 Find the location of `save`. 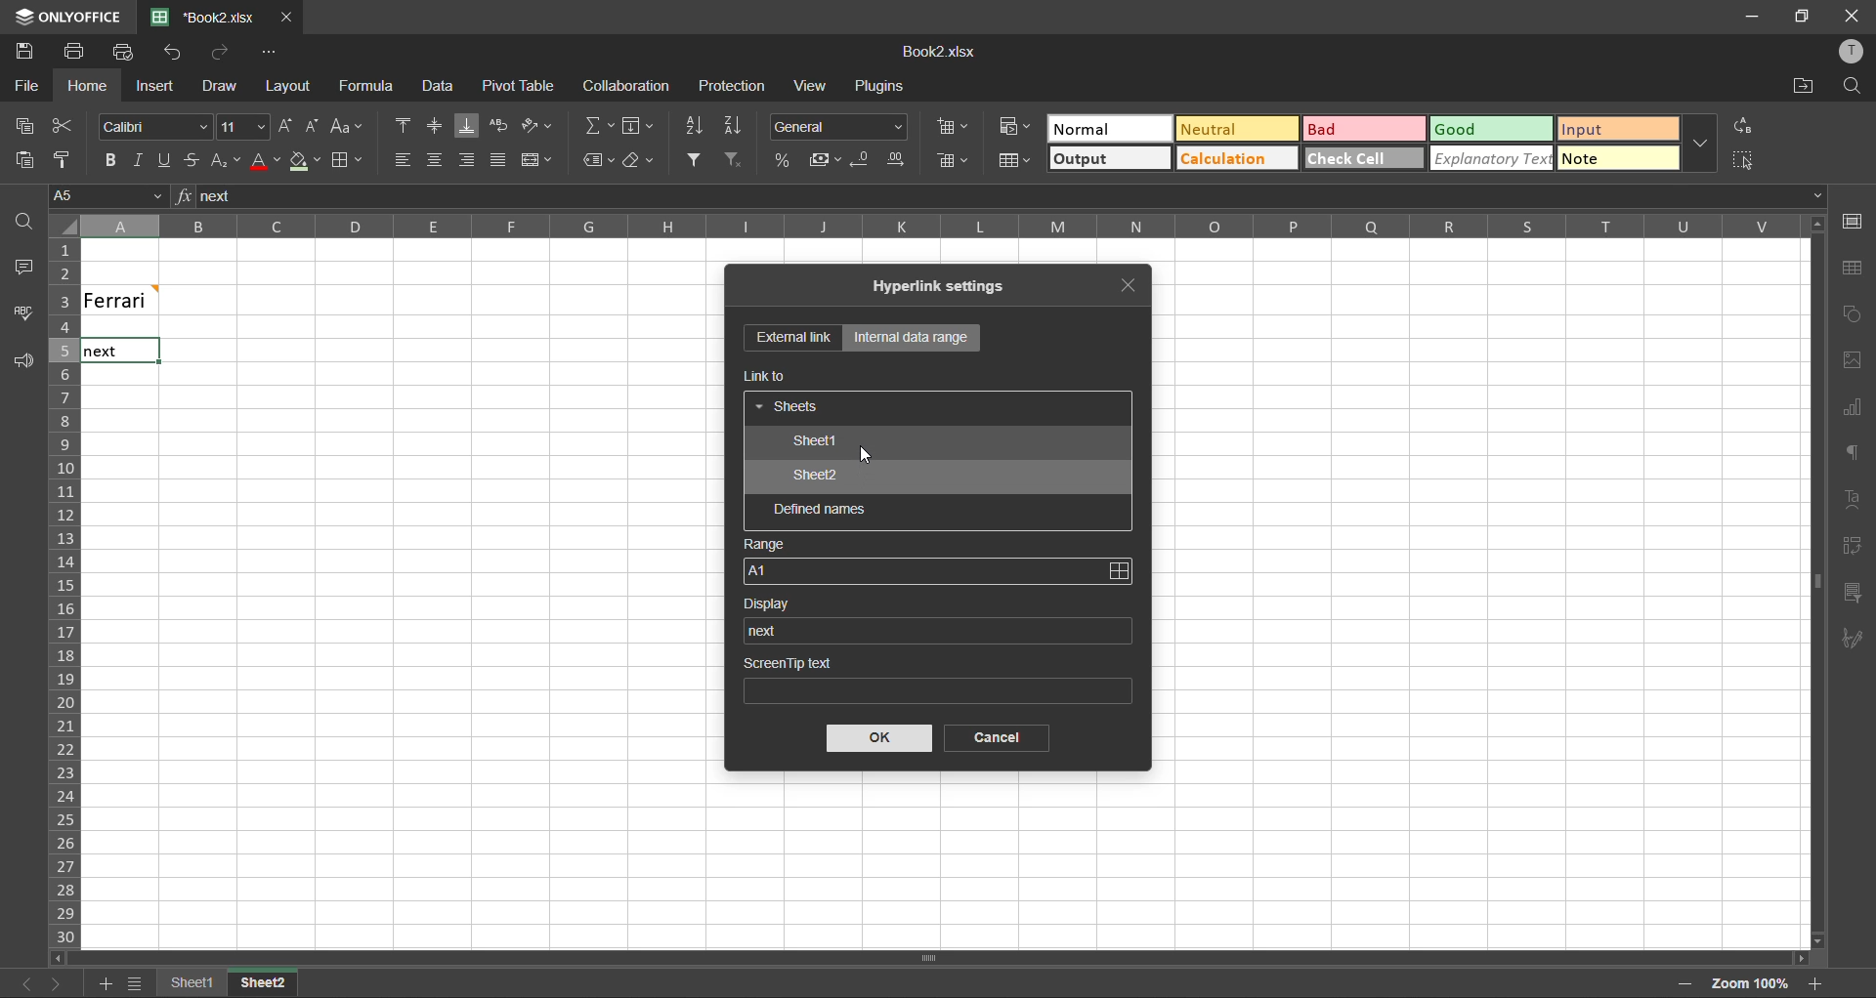

save is located at coordinates (23, 52).